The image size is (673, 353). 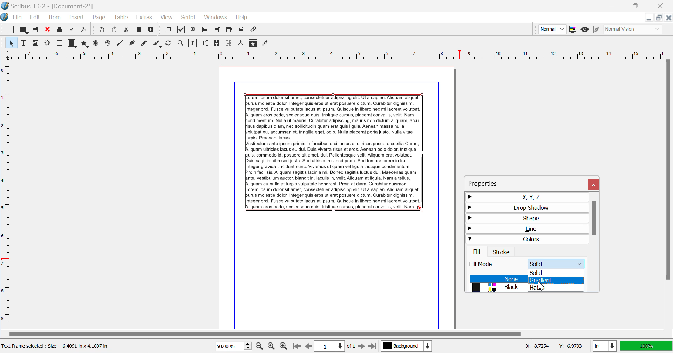 I want to click on Table, so click(x=122, y=18).